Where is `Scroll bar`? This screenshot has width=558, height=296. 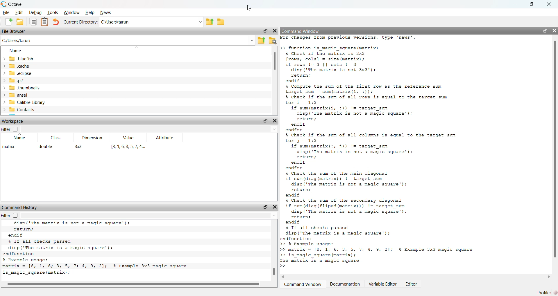 Scroll bar is located at coordinates (274, 61).